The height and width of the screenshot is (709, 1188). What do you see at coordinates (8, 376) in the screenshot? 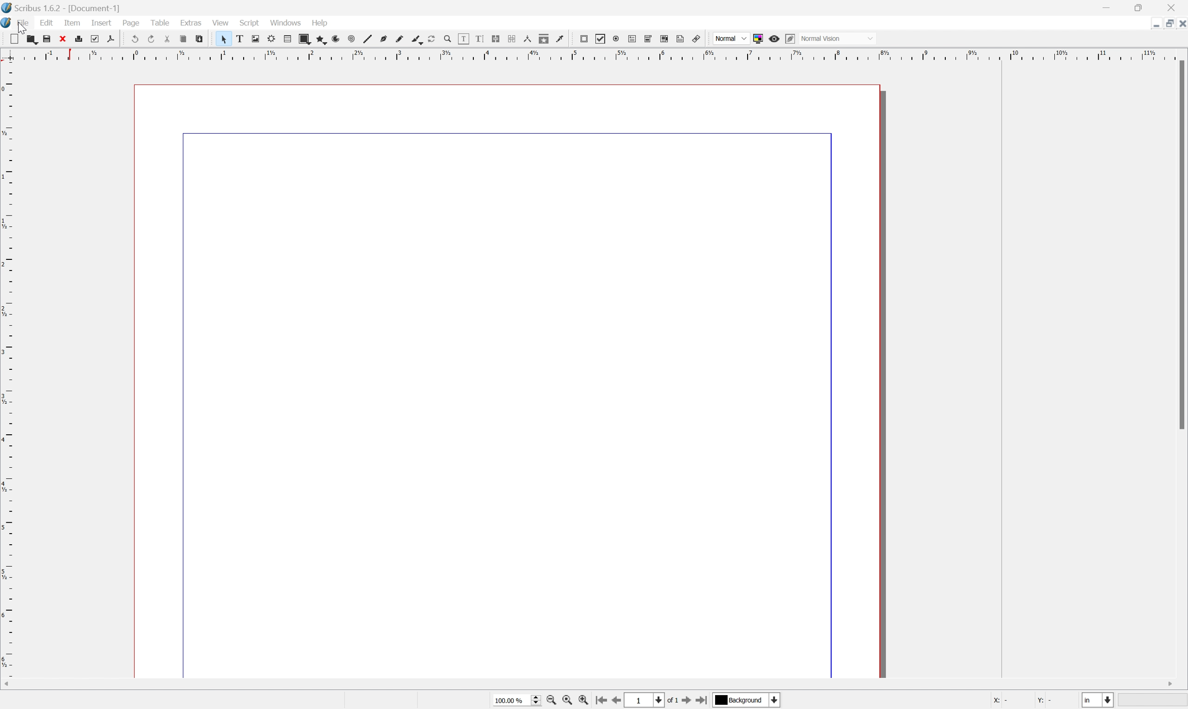
I see `Ruler` at bounding box center [8, 376].